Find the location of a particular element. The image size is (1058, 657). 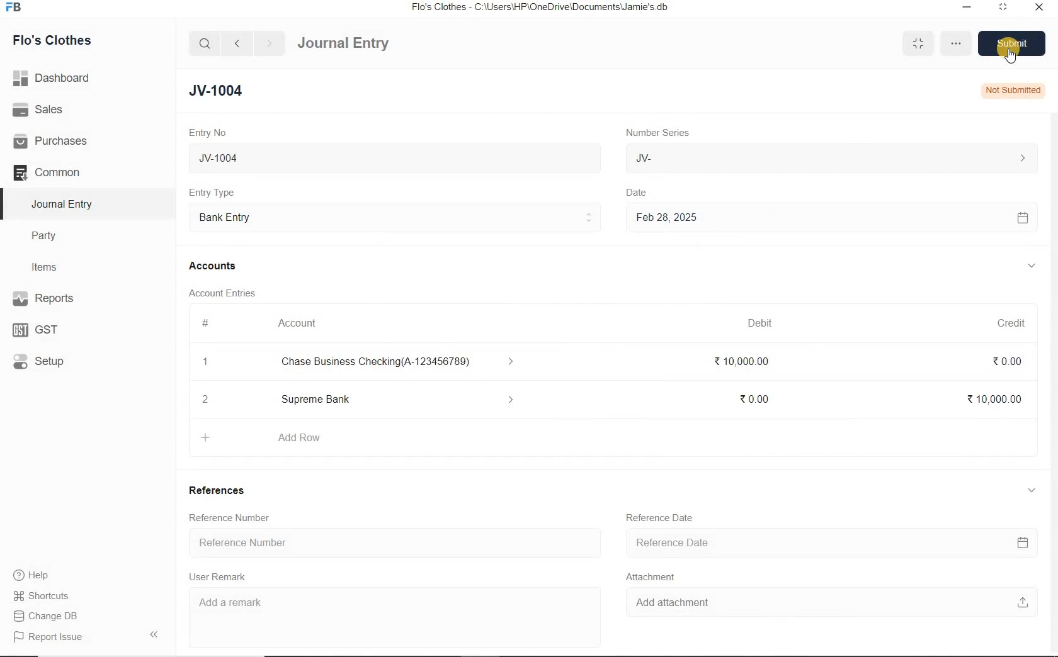

Not Submitted is located at coordinates (1013, 89).